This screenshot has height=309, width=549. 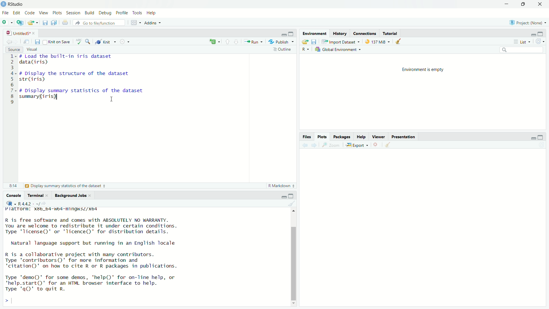 I want to click on Go to file/function, so click(x=98, y=23).